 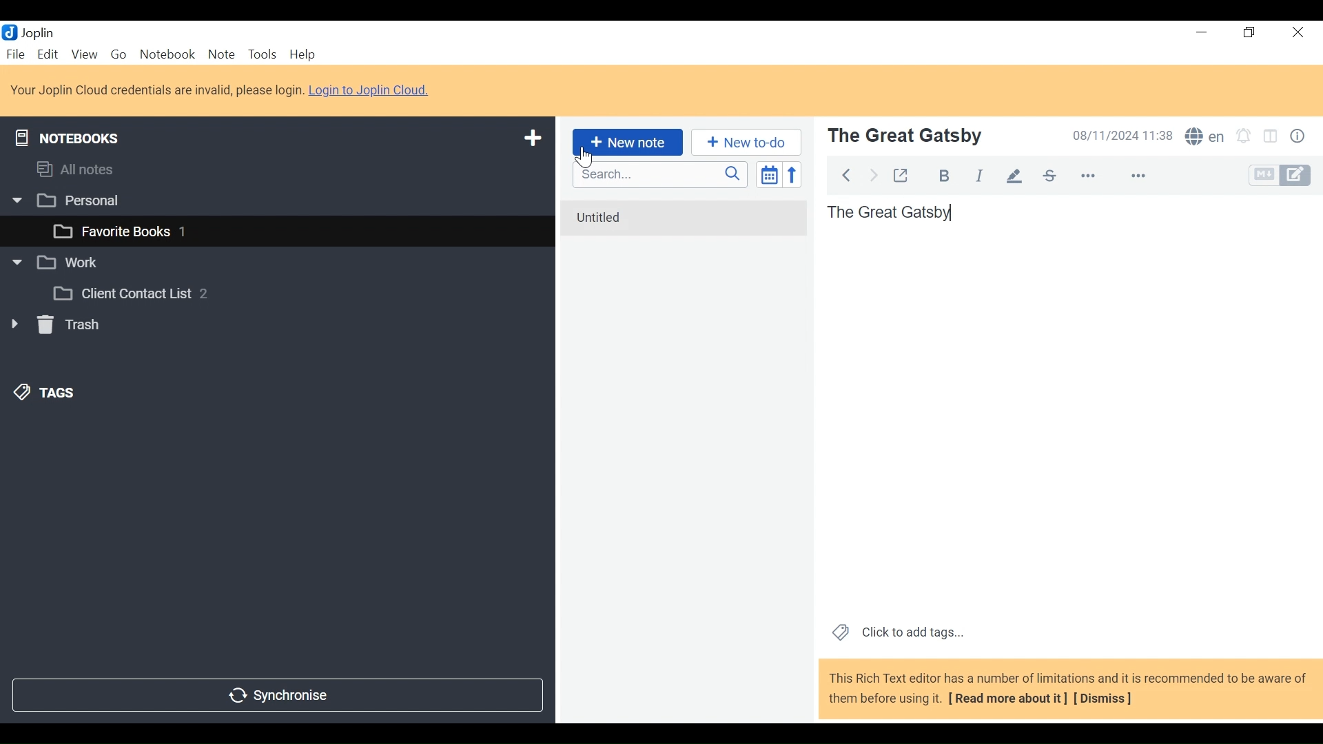 What do you see at coordinates (167, 55) in the screenshot?
I see `Notebook` at bounding box center [167, 55].